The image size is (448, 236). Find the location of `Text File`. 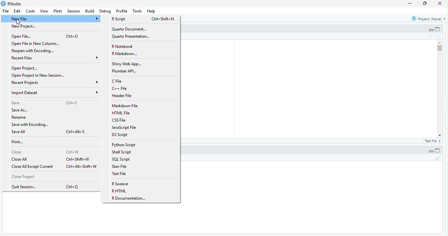

Text File is located at coordinates (120, 174).